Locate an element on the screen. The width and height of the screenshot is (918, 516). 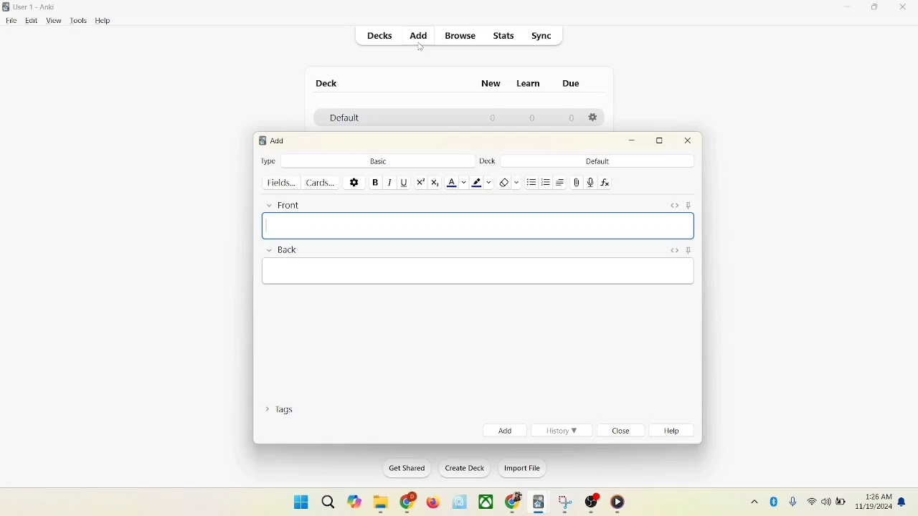
sticky is located at coordinates (691, 205).